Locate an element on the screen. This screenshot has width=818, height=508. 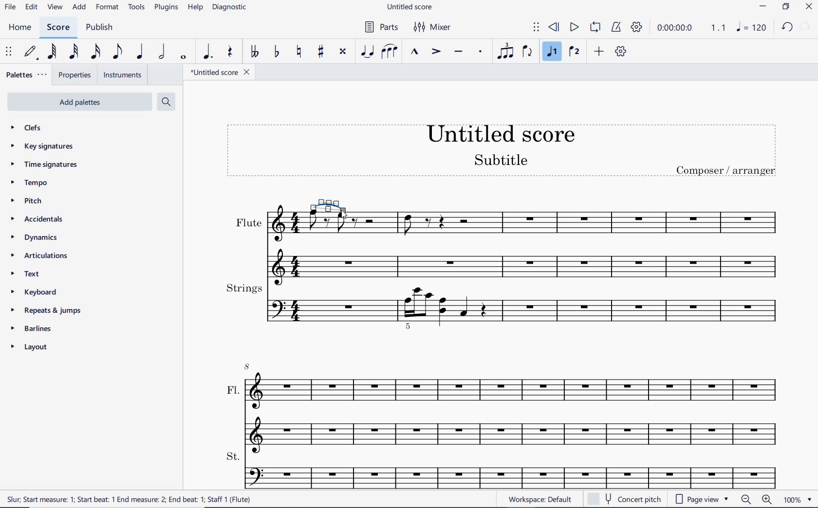
PLAYBACK SETTINGS is located at coordinates (638, 28).